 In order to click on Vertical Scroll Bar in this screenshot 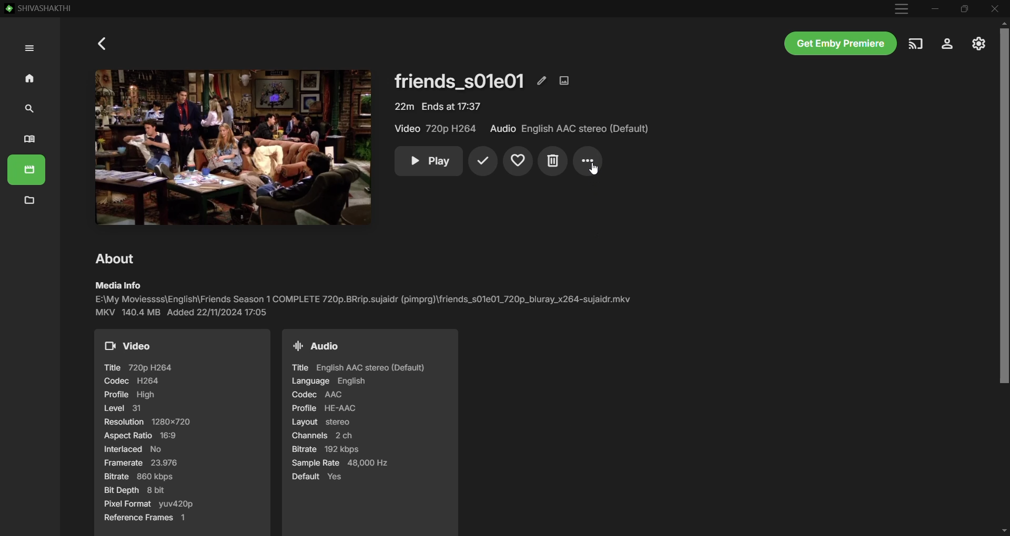, I will do `click(1004, 277)`.